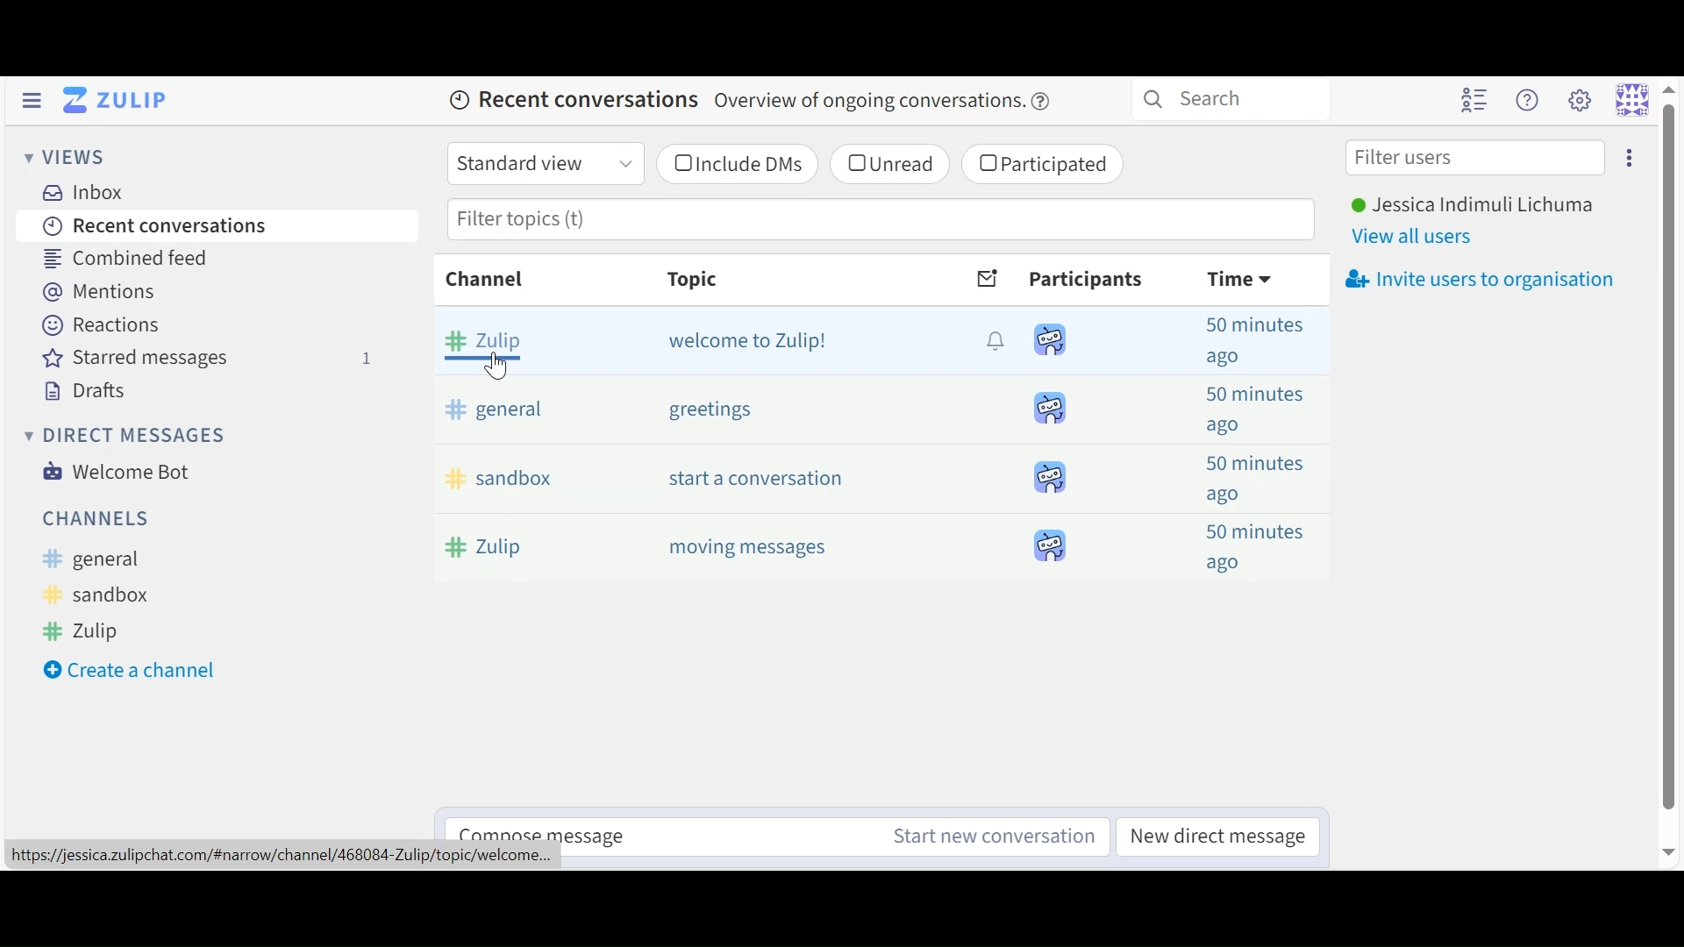  Describe the element at coordinates (1632, 98) in the screenshot. I see `Personal menu` at that location.